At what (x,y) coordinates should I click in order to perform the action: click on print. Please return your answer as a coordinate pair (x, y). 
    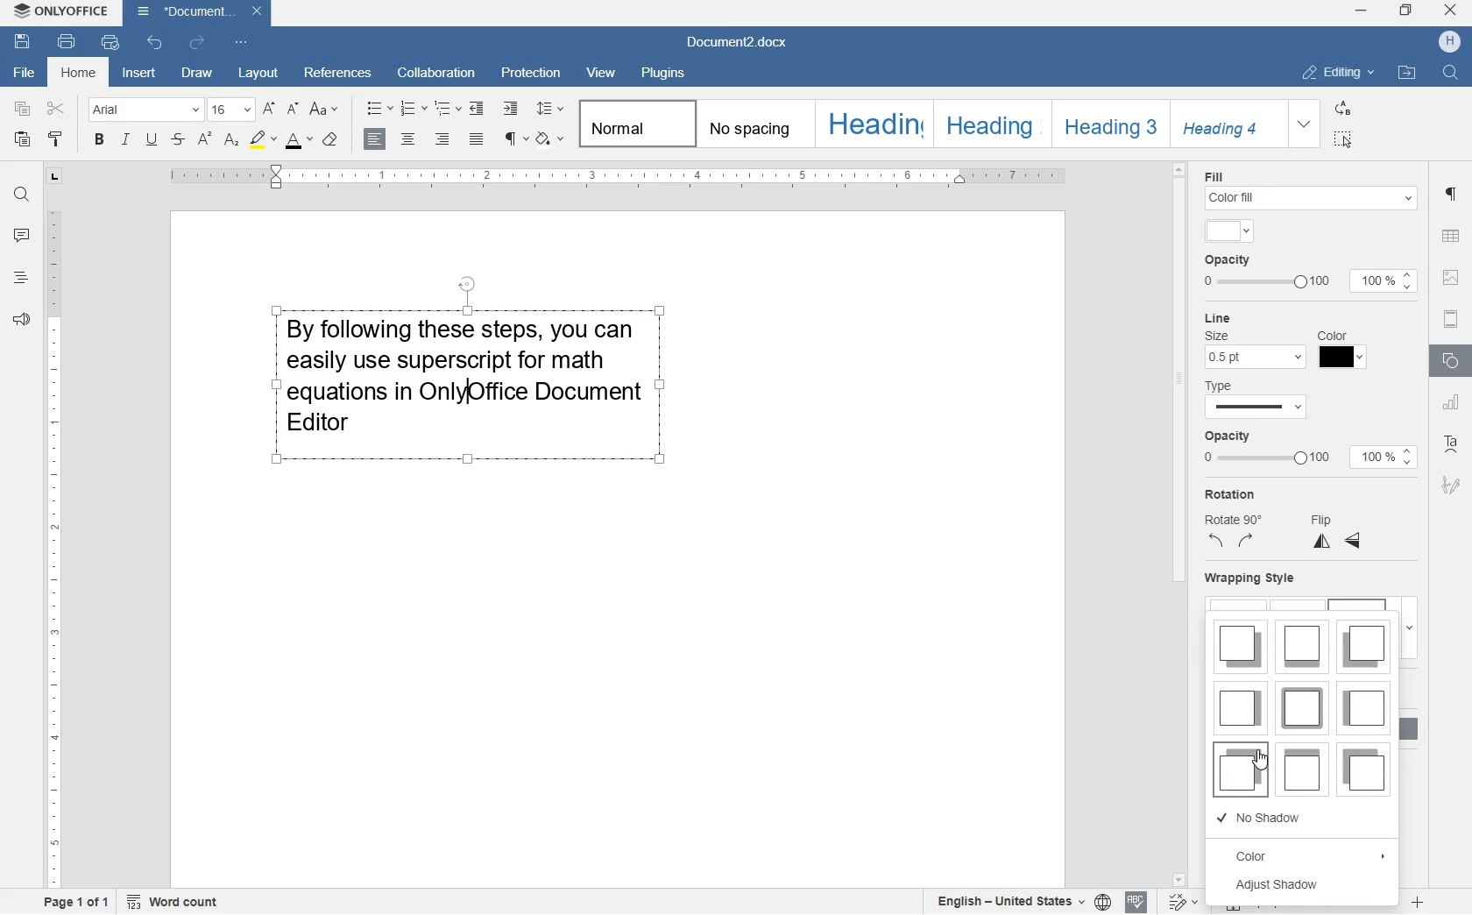
    Looking at the image, I should click on (67, 42).